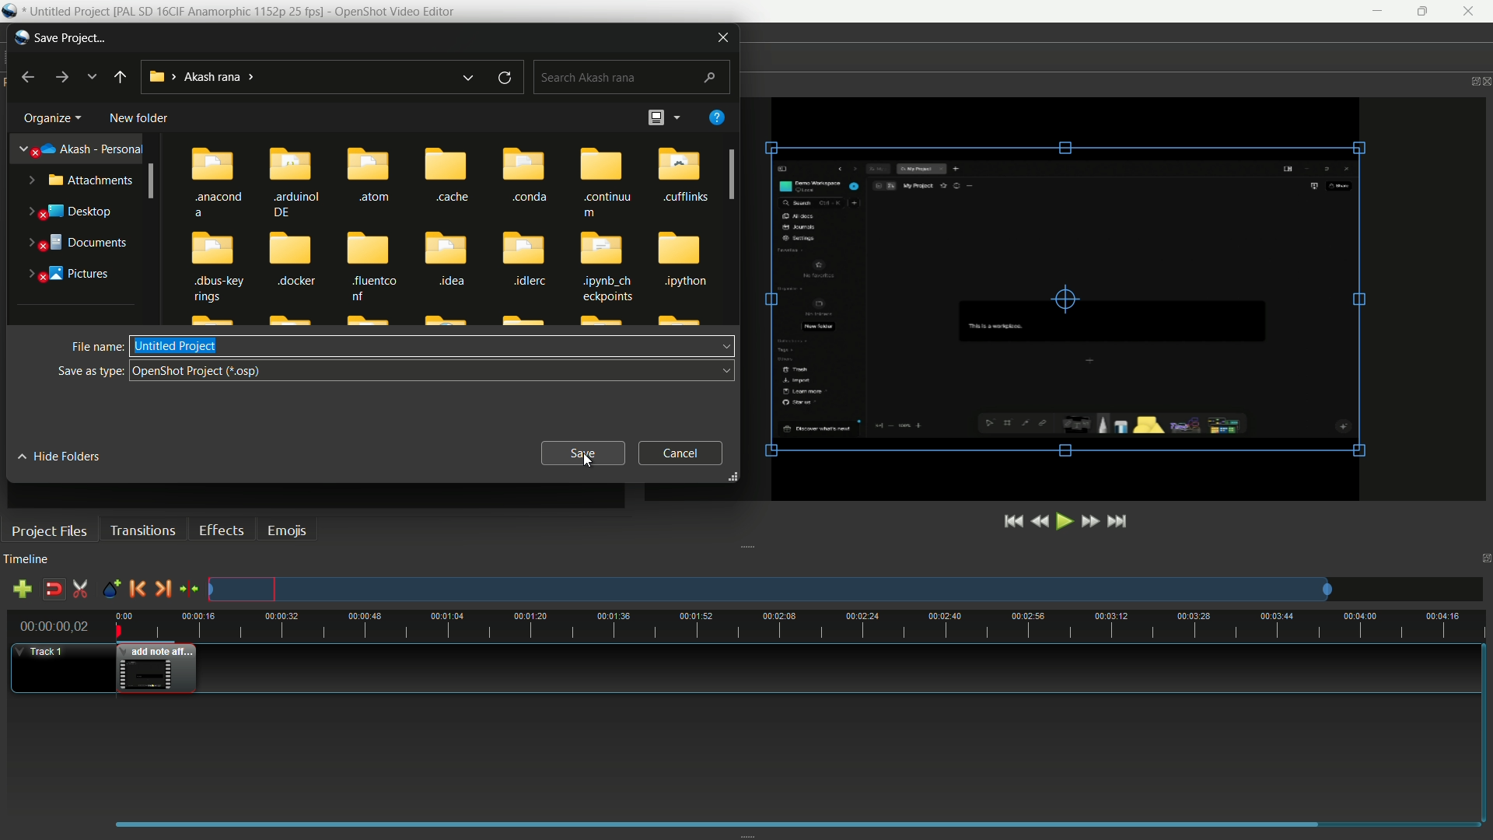 The height and width of the screenshot is (840, 1493). I want to click on search bar, so click(629, 78).